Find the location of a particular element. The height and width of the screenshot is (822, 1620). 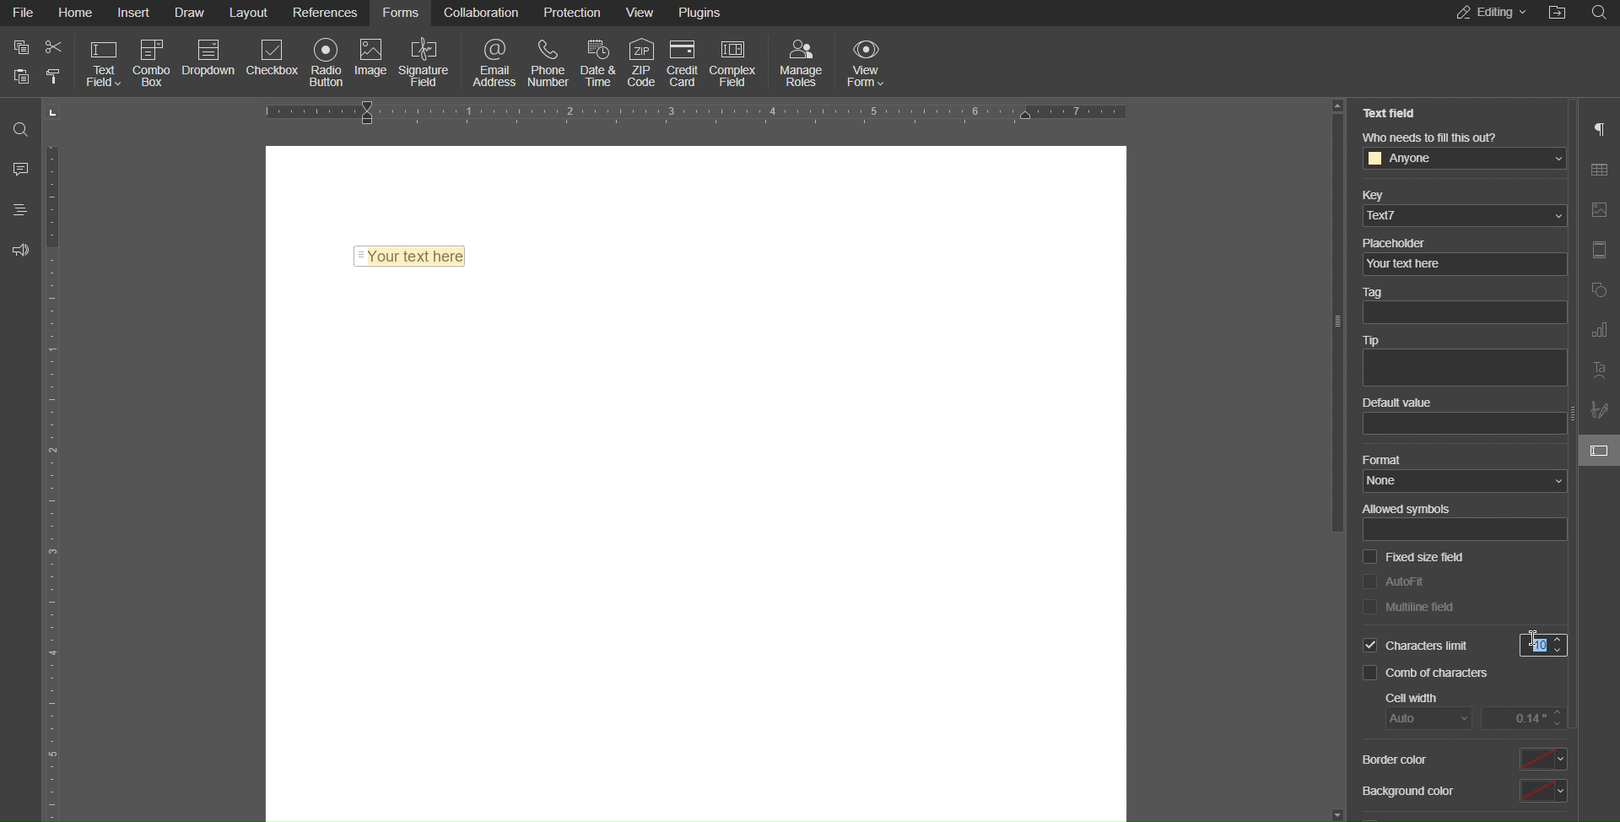

Insert is located at coordinates (137, 14).